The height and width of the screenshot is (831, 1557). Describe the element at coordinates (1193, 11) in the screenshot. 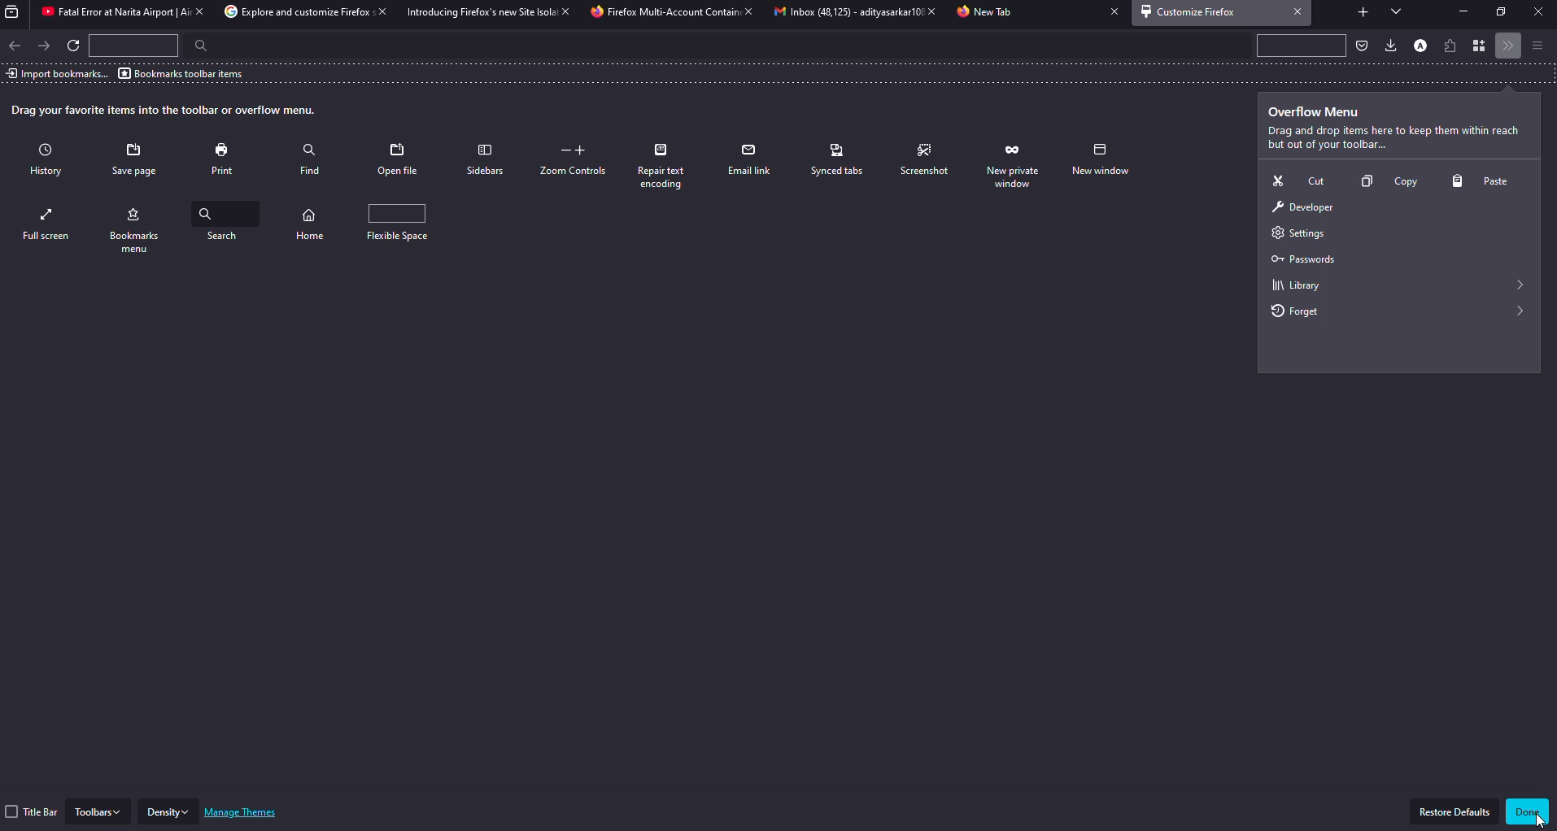

I see `customize` at that location.